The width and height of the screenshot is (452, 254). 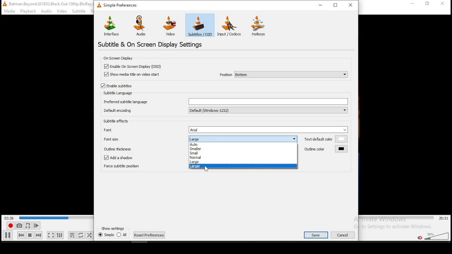 What do you see at coordinates (78, 11) in the screenshot?
I see `subtitle` at bounding box center [78, 11].